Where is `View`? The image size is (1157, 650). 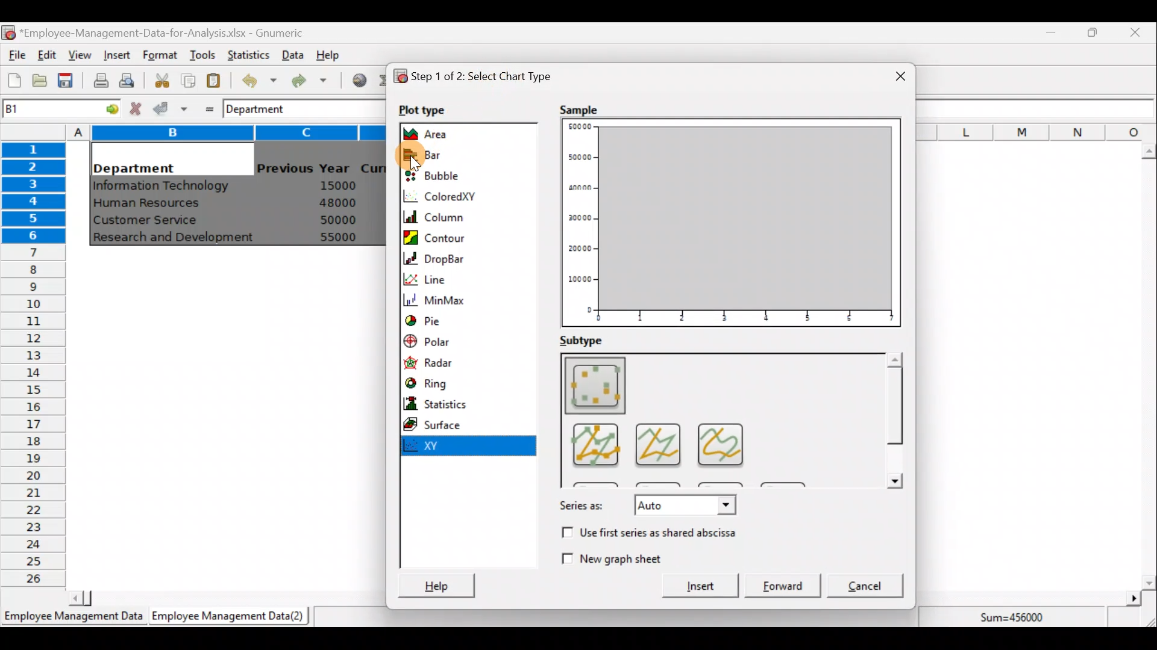 View is located at coordinates (78, 55).